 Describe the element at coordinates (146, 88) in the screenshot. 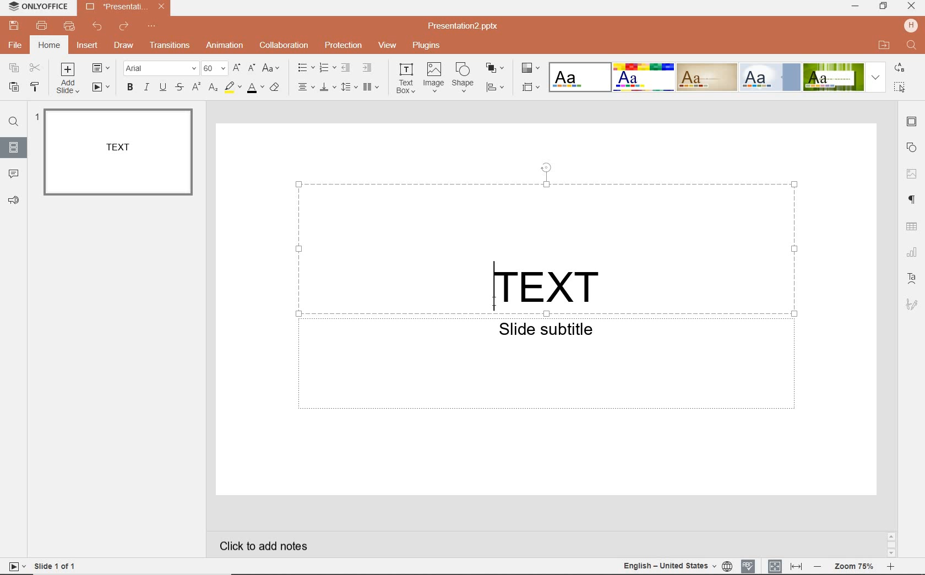

I see `ITALIC` at that location.